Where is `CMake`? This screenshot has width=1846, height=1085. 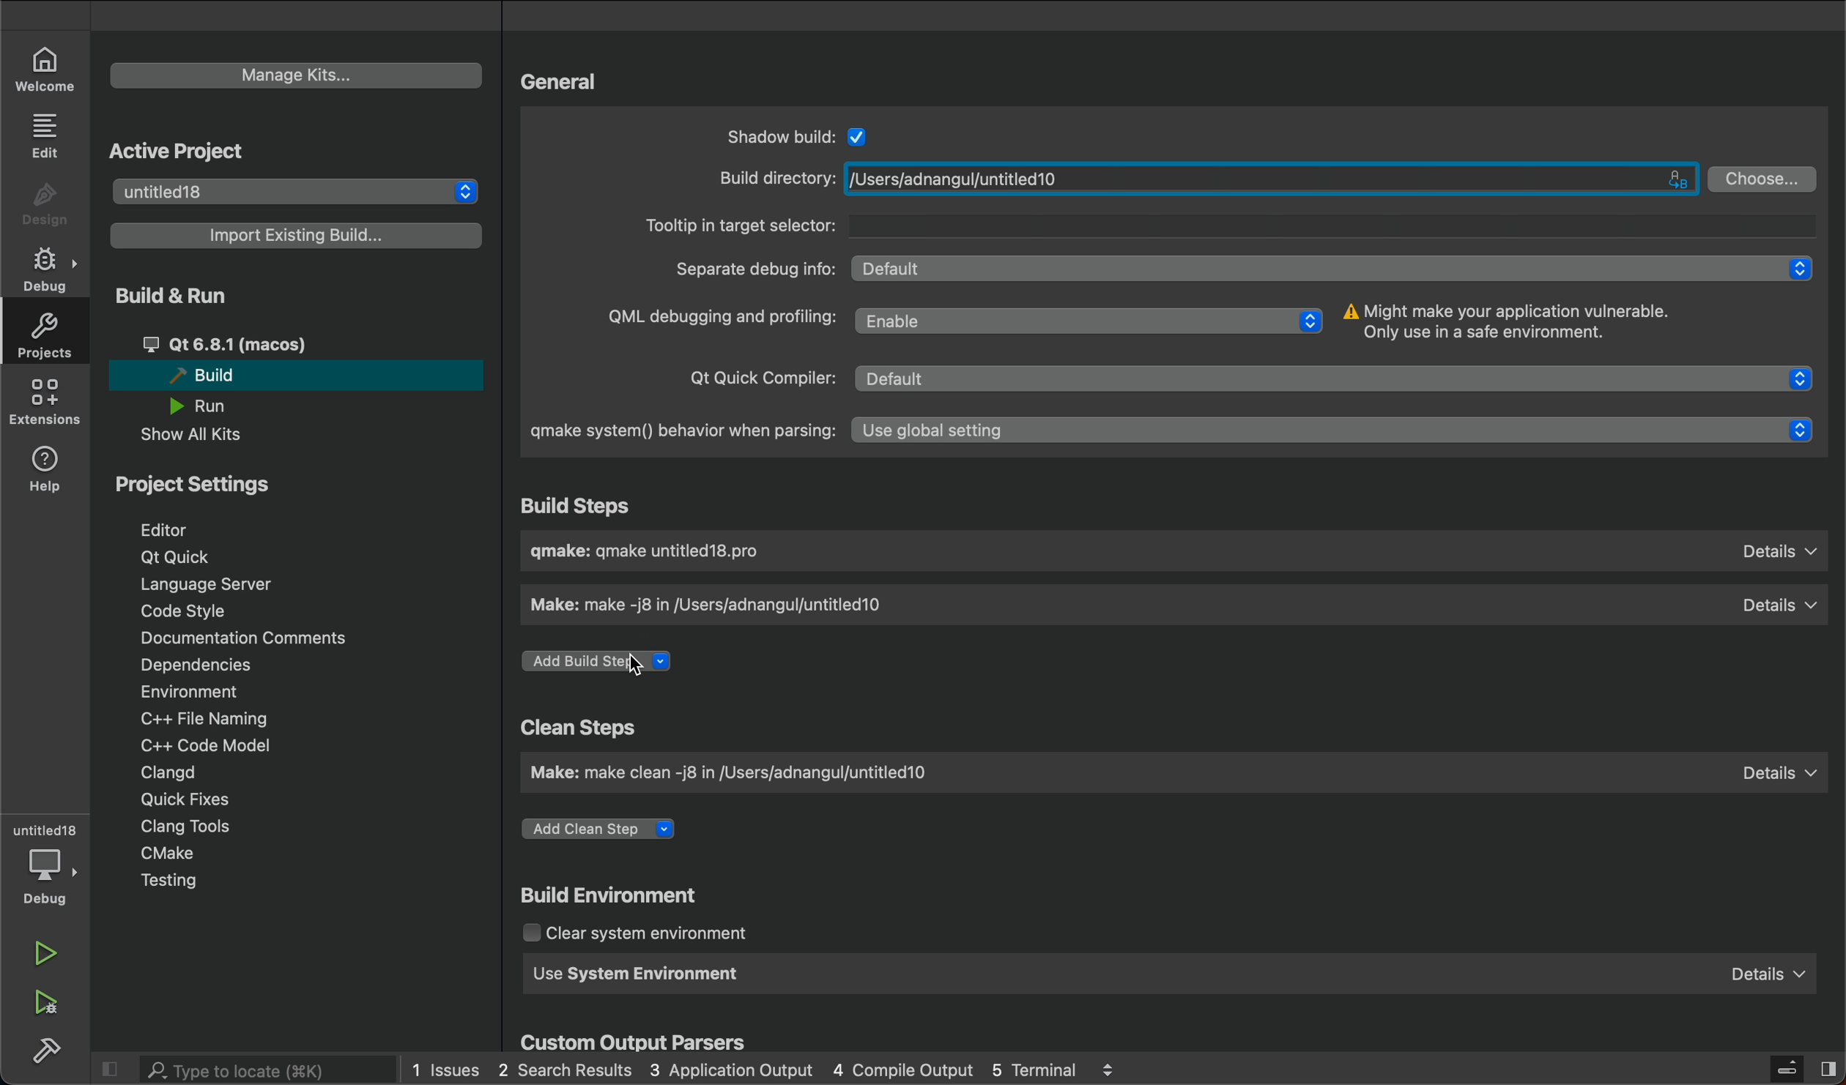
CMake is located at coordinates (165, 853).